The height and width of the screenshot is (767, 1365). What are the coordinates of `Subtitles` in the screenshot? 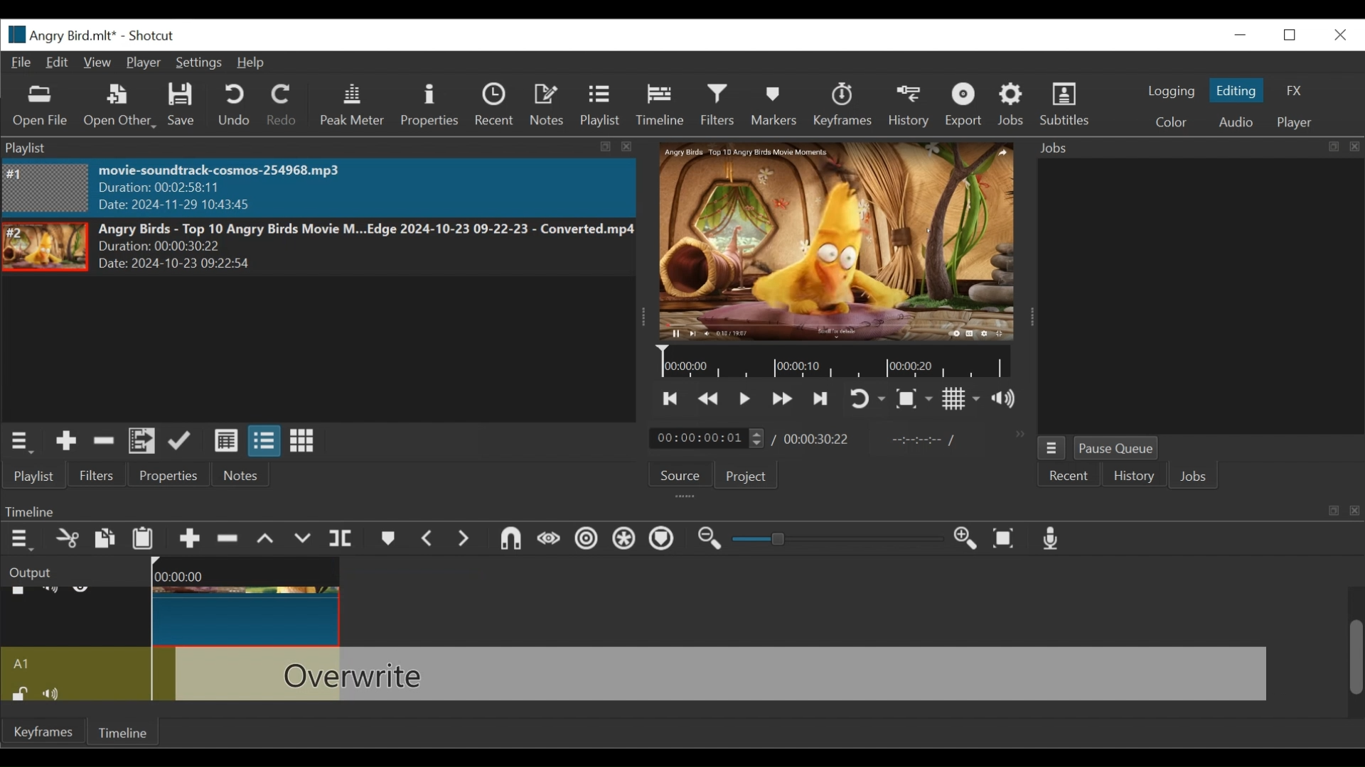 It's located at (1070, 106).